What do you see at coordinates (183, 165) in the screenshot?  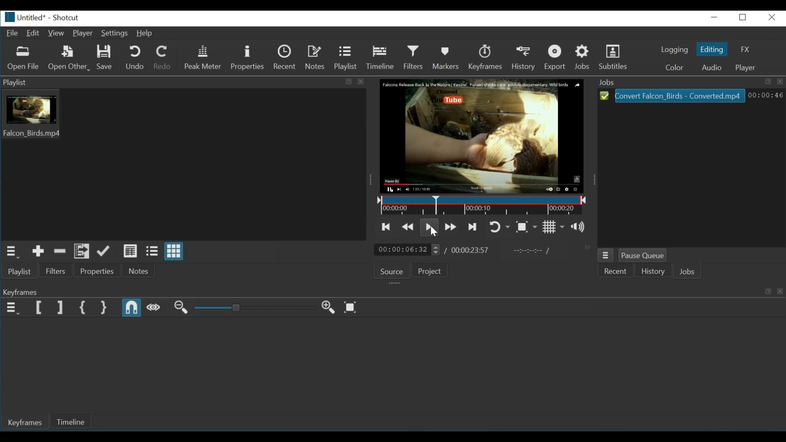 I see `Playlist thumbnail` at bounding box center [183, 165].